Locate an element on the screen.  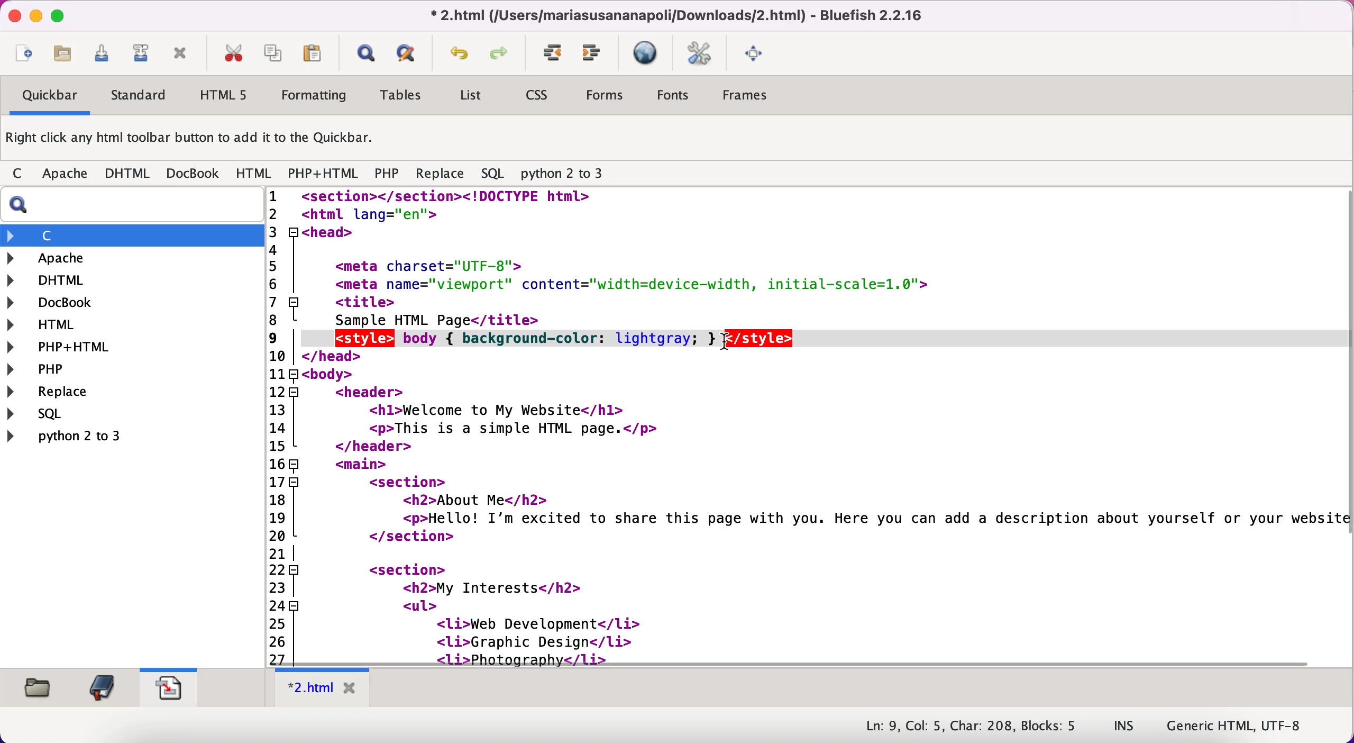
html is located at coordinates (255, 174).